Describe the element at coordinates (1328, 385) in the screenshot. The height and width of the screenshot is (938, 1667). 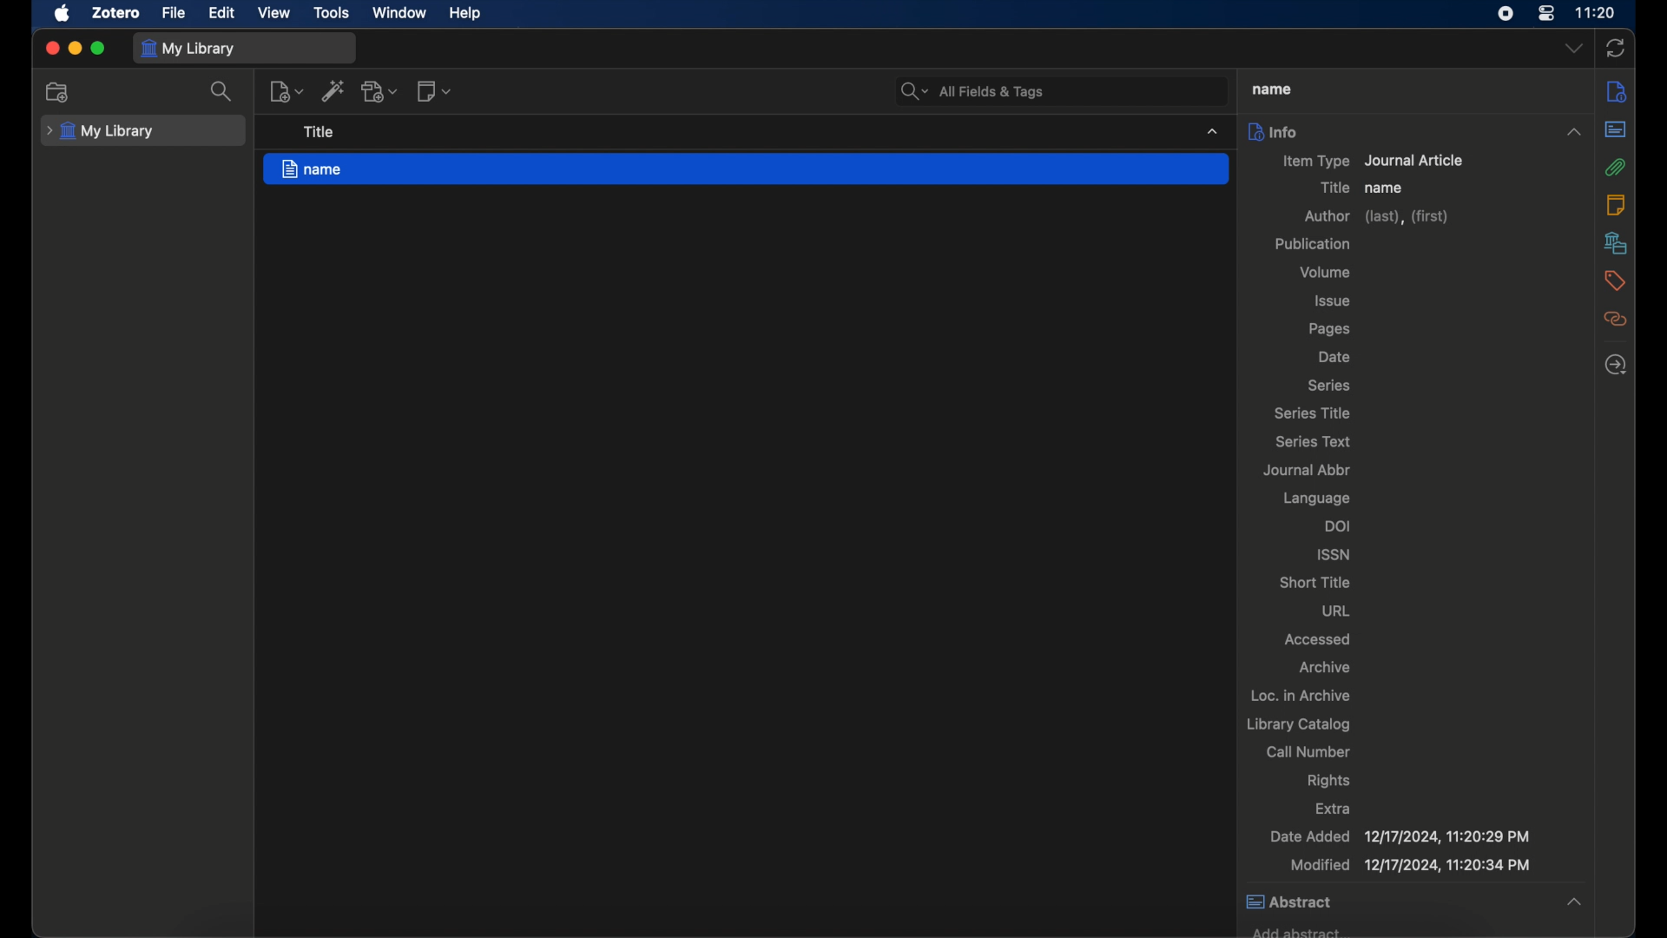
I see `series` at that location.